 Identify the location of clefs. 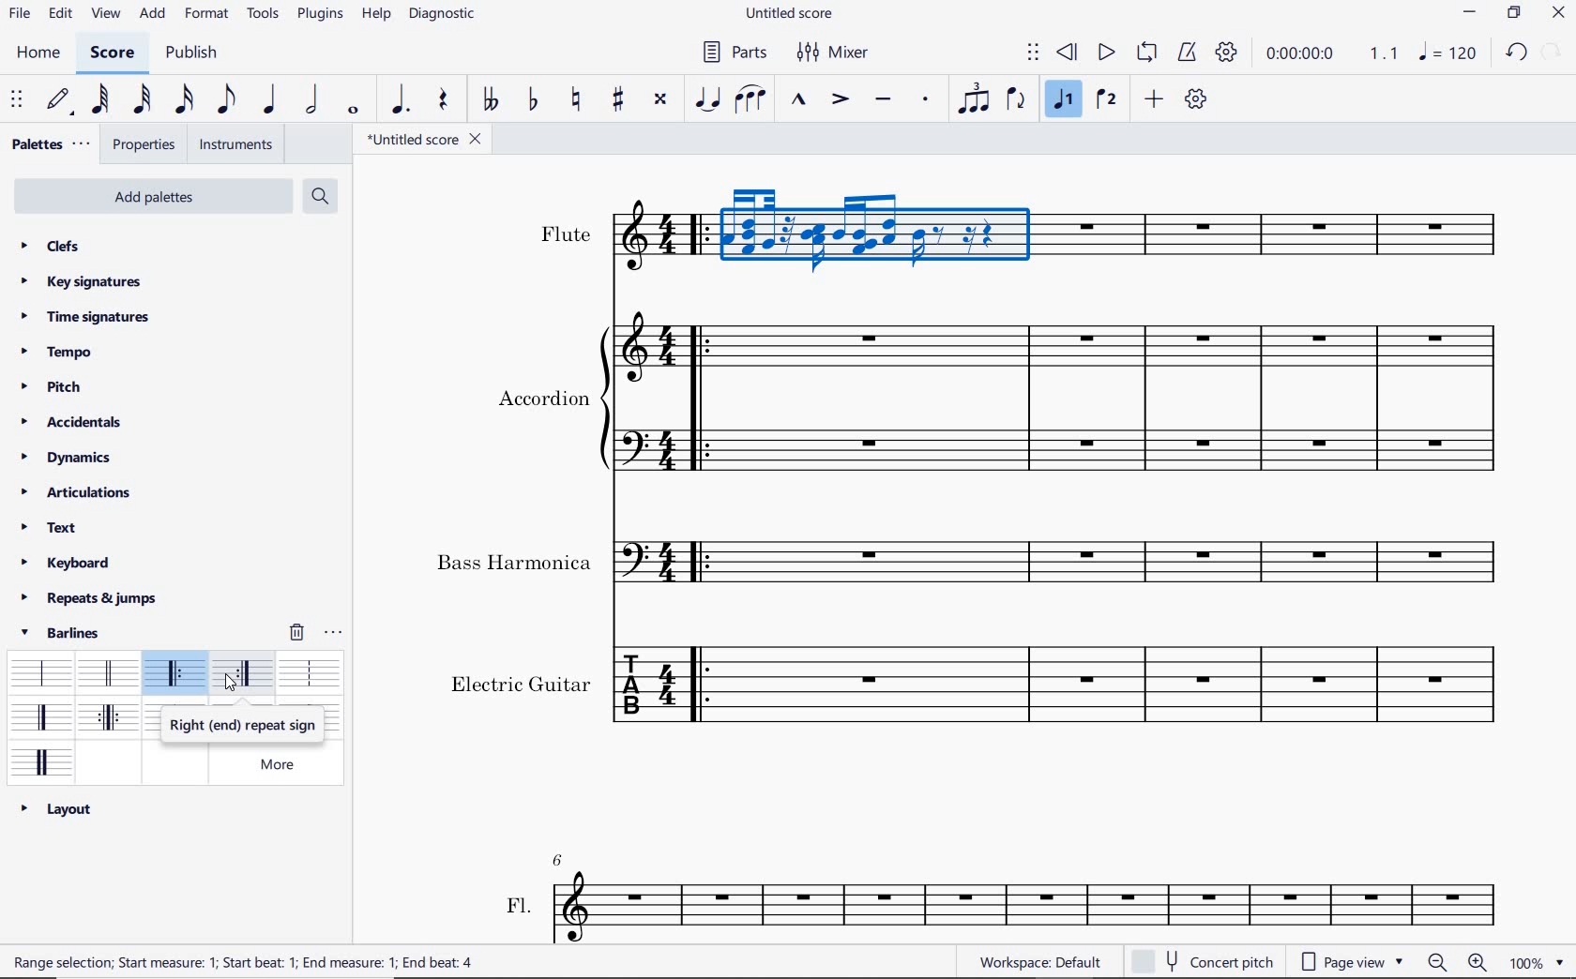
(48, 245).